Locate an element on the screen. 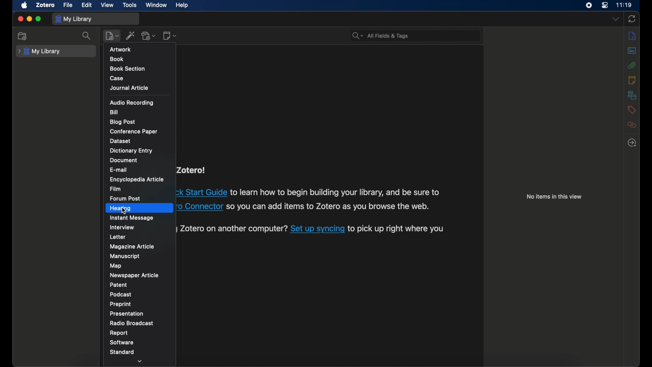 Image resolution: width=652 pixels, height=367 pixels. window is located at coordinates (157, 5).